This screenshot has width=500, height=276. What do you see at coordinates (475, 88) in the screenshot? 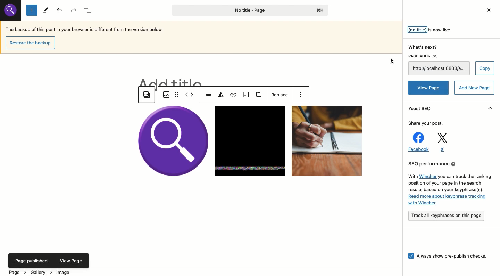
I see `Add new page` at bounding box center [475, 88].